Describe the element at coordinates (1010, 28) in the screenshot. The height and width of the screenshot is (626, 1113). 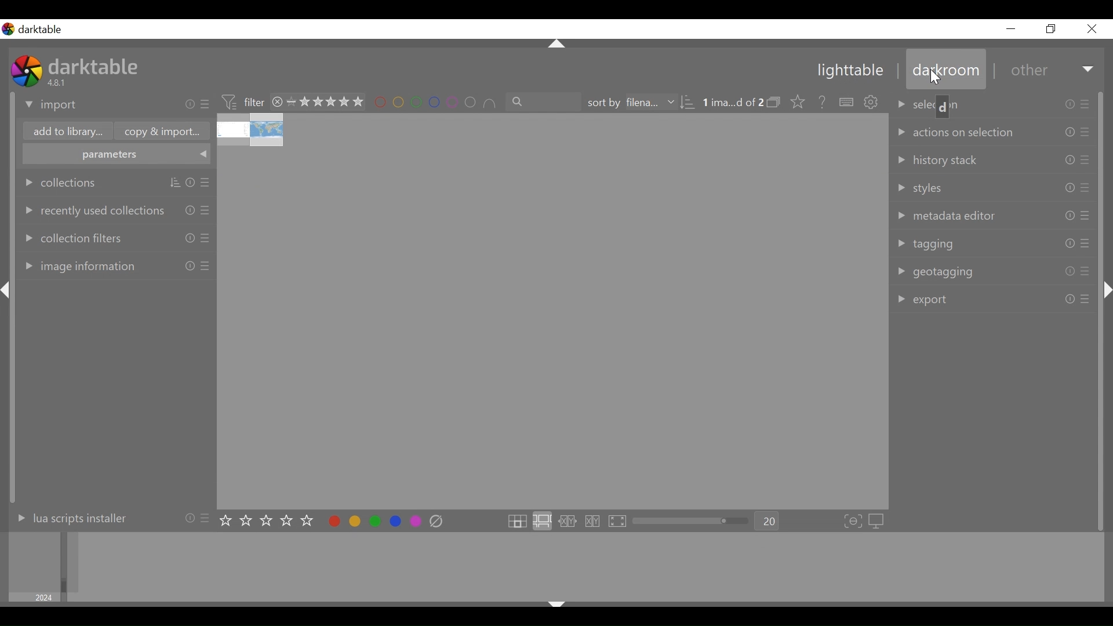
I see `` at that location.